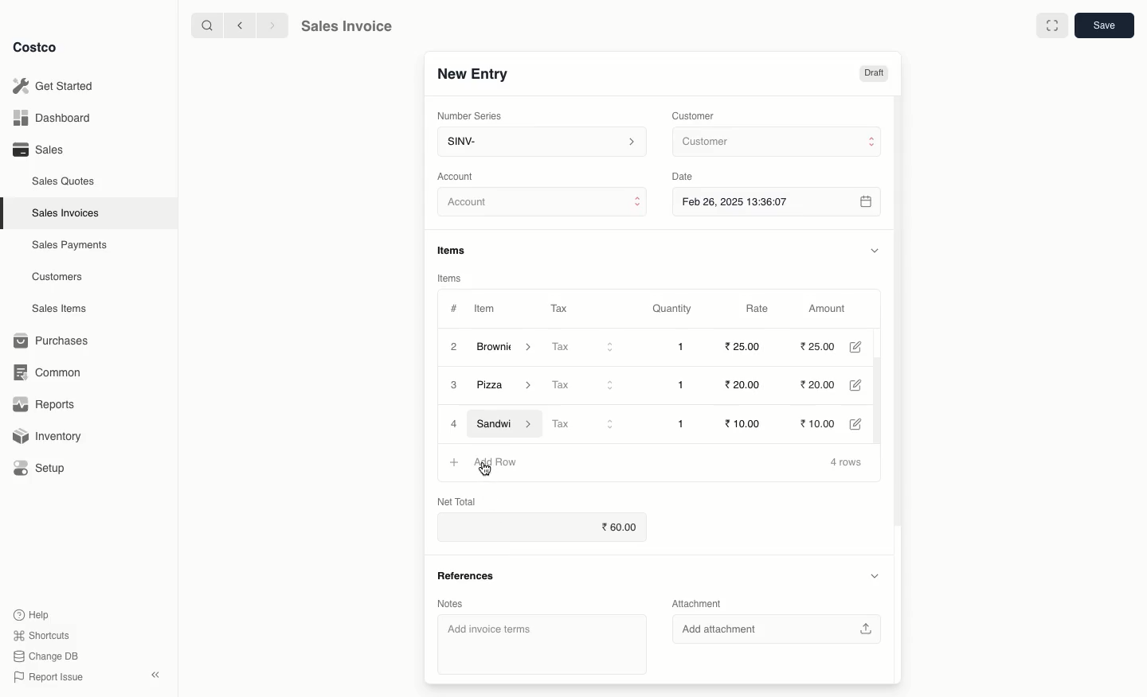  What do you see at coordinates (698, 605) in the screenshot?
I see `Attachment` at bounding box center [698, 605].